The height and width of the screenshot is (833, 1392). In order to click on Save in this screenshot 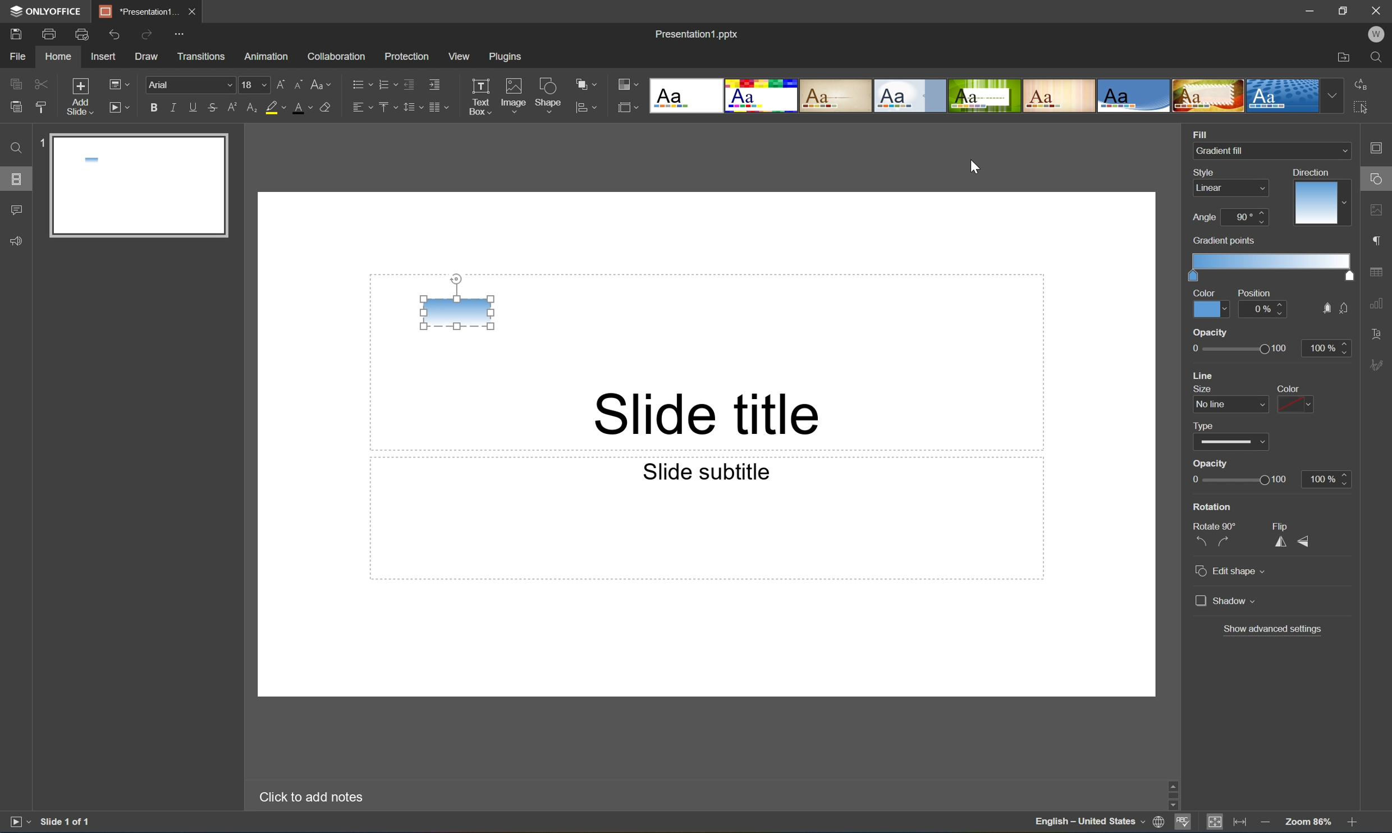, I will do `click(14, 33)`.